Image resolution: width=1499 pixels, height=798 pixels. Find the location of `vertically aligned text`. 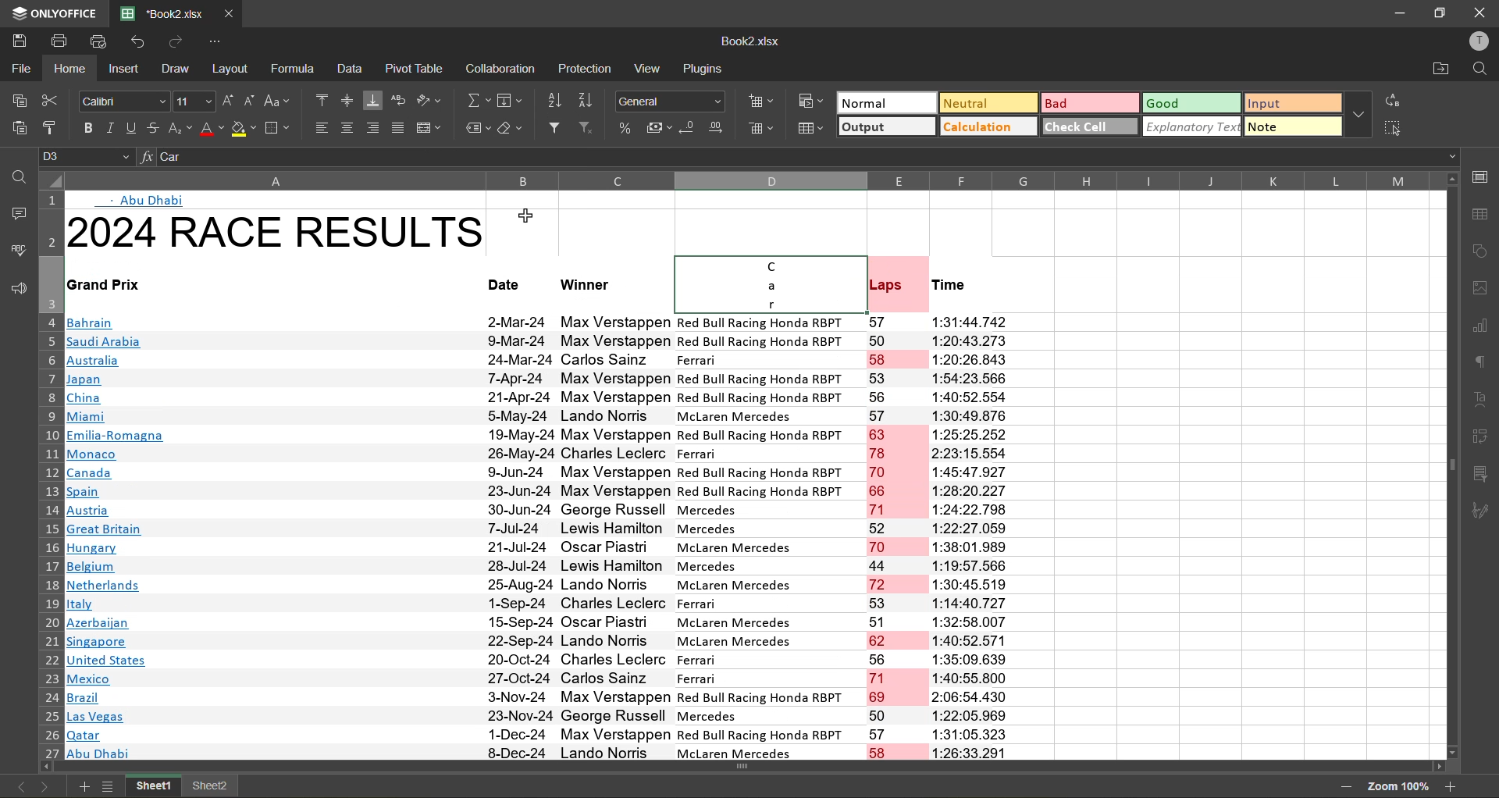

vertically aligned text is located at coordinates (792, 280).